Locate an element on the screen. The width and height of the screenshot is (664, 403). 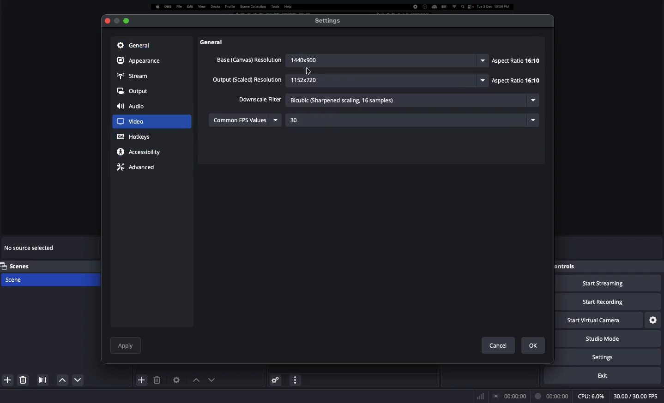
Settings is located at coordinates (654, 319).